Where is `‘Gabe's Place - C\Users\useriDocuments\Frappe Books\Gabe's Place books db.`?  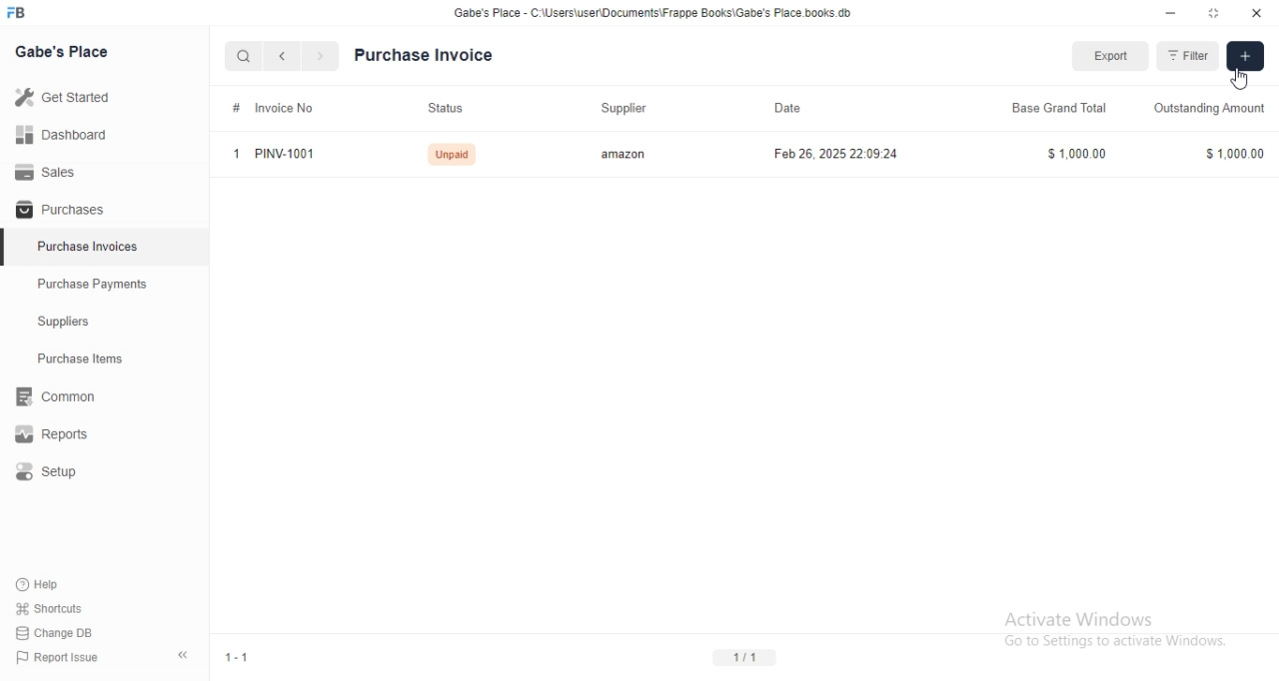 ‘Gabe's Place - C\Users\useriDocuments\Frappe Books\Gabe's Place books db. is located at coordinates (652, 12).